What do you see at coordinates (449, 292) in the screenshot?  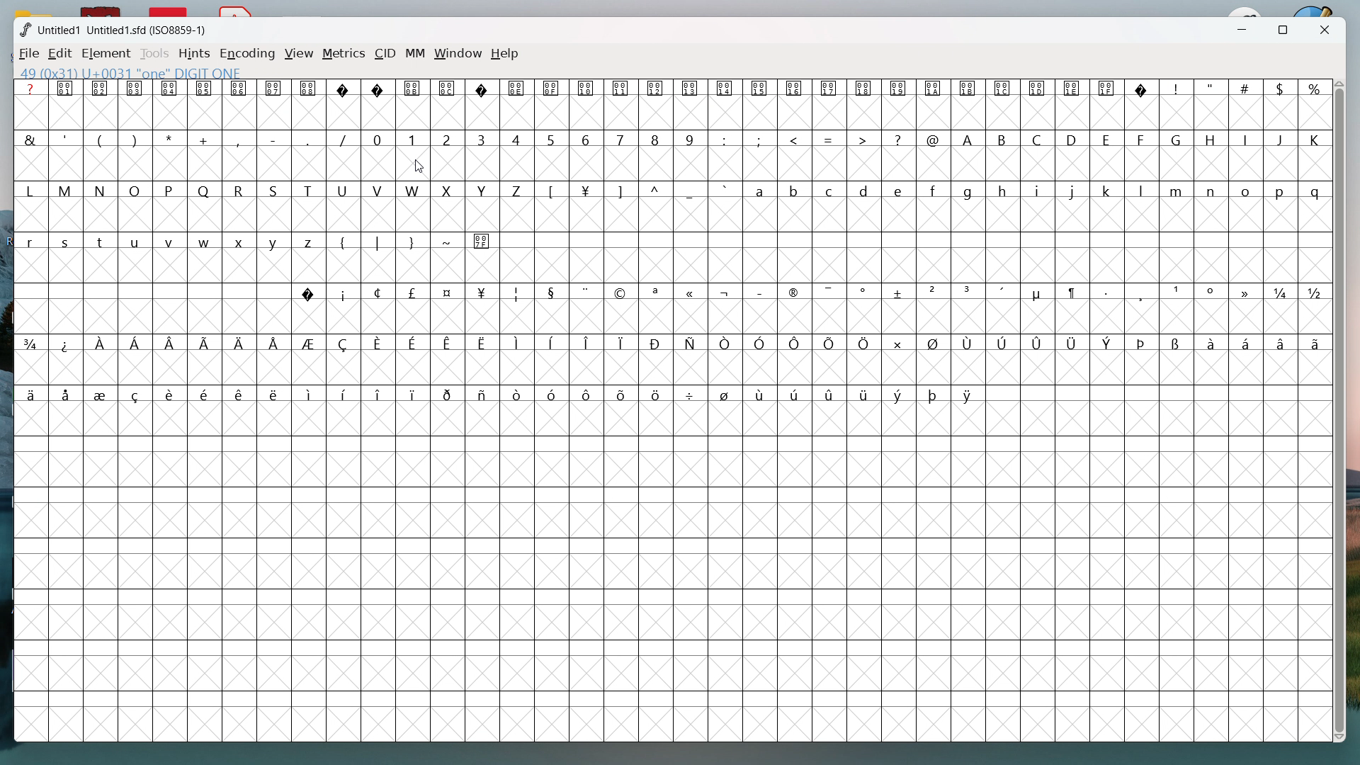 I see `symbol` at bounding box center [449, 292].